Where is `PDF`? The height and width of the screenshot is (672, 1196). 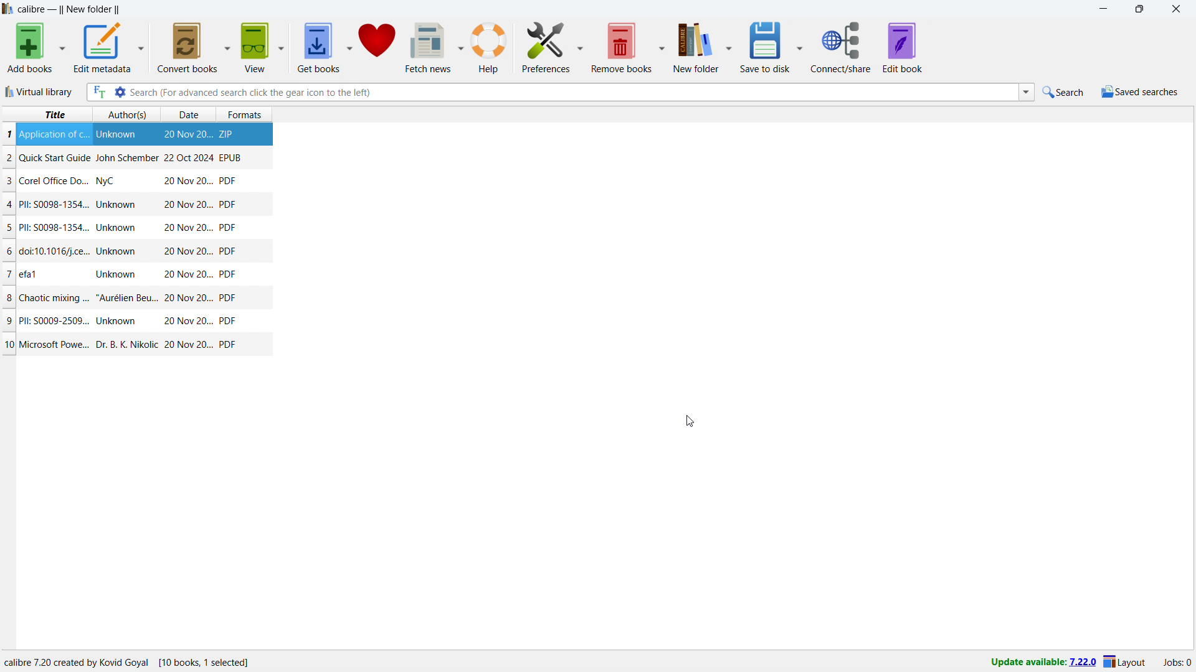
PDF is located at coordinates (227, 228).